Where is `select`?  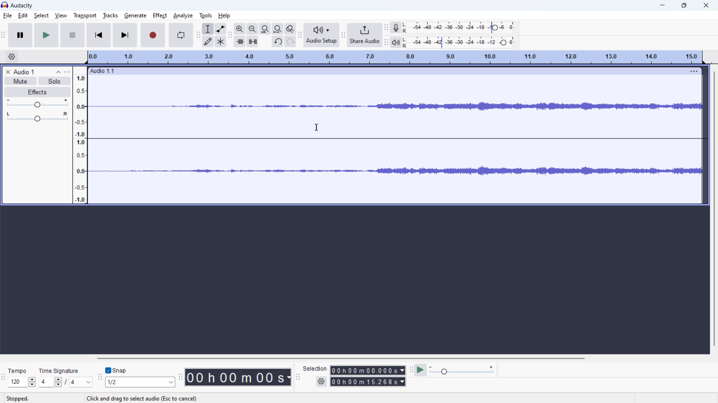
select is located at coordinates (41, 16).